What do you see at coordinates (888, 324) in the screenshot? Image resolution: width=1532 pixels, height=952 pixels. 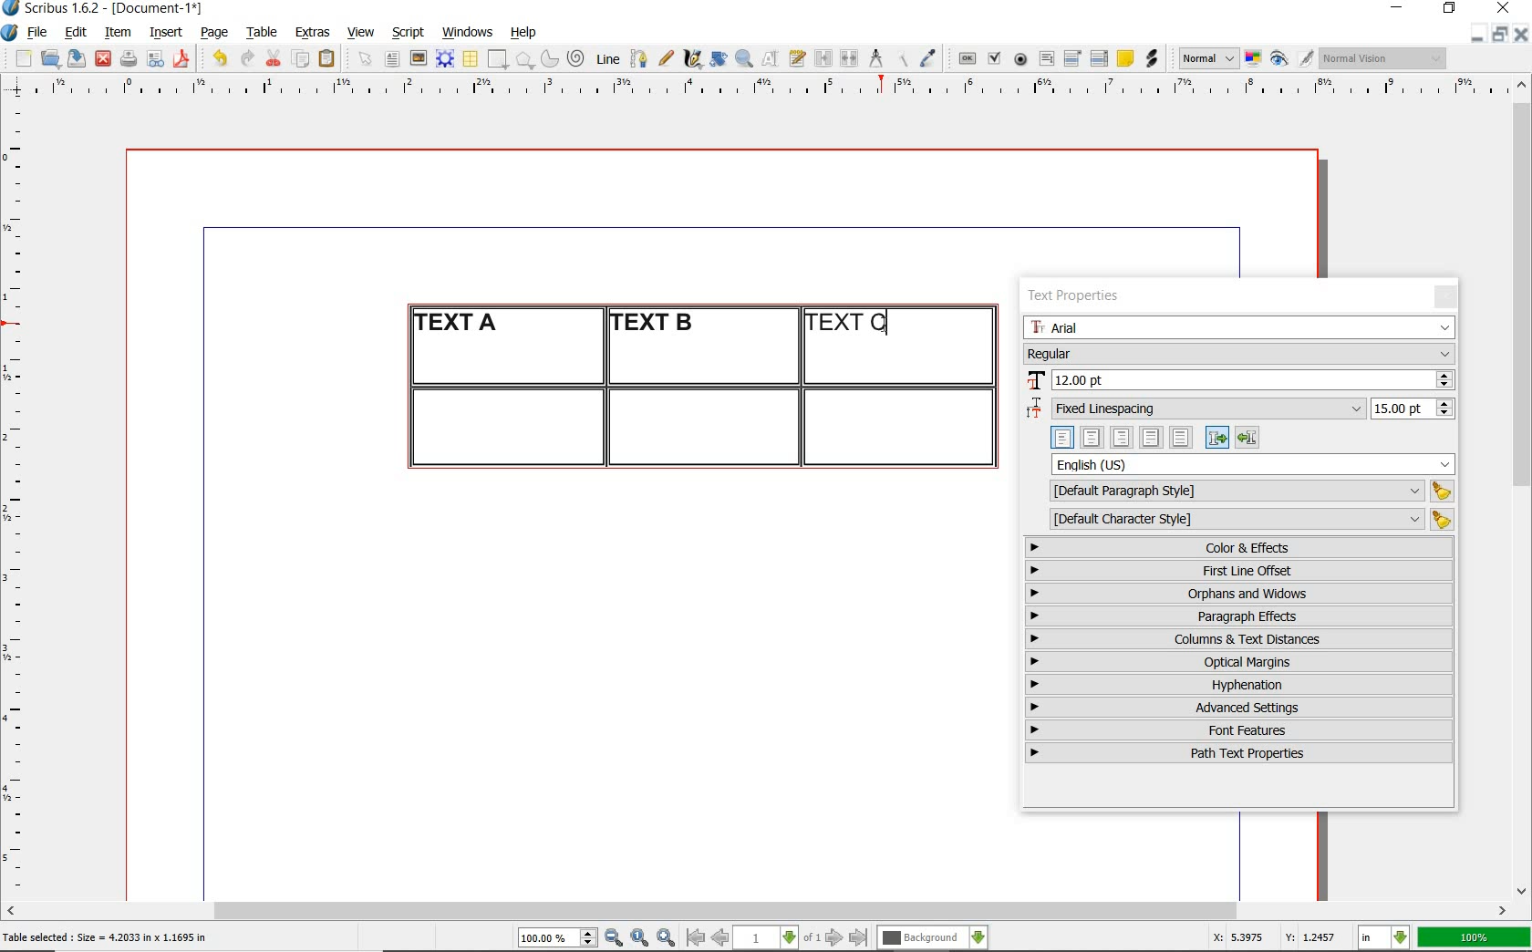 I see `editor` at bounding box center [888, 324].